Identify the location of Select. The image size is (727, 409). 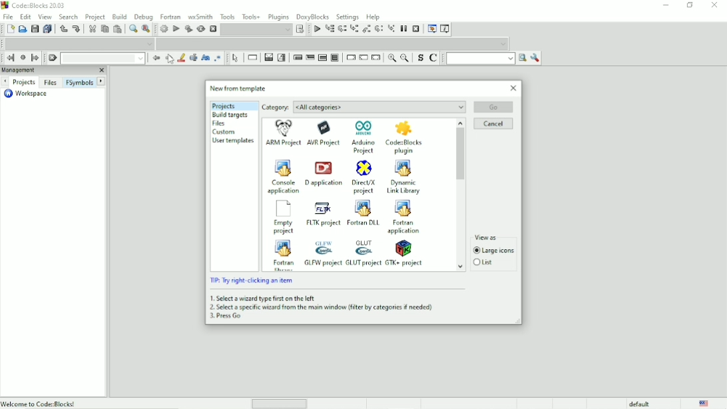
(236, 58).